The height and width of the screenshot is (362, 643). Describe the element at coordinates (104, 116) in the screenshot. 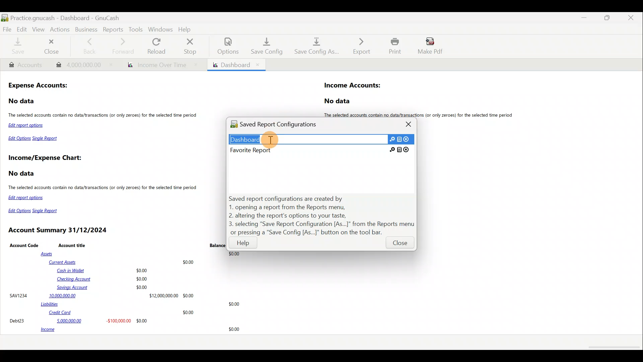

I see `The selected accounts contain no data/transactions (or only zeroes) for the selected time period` at that location.